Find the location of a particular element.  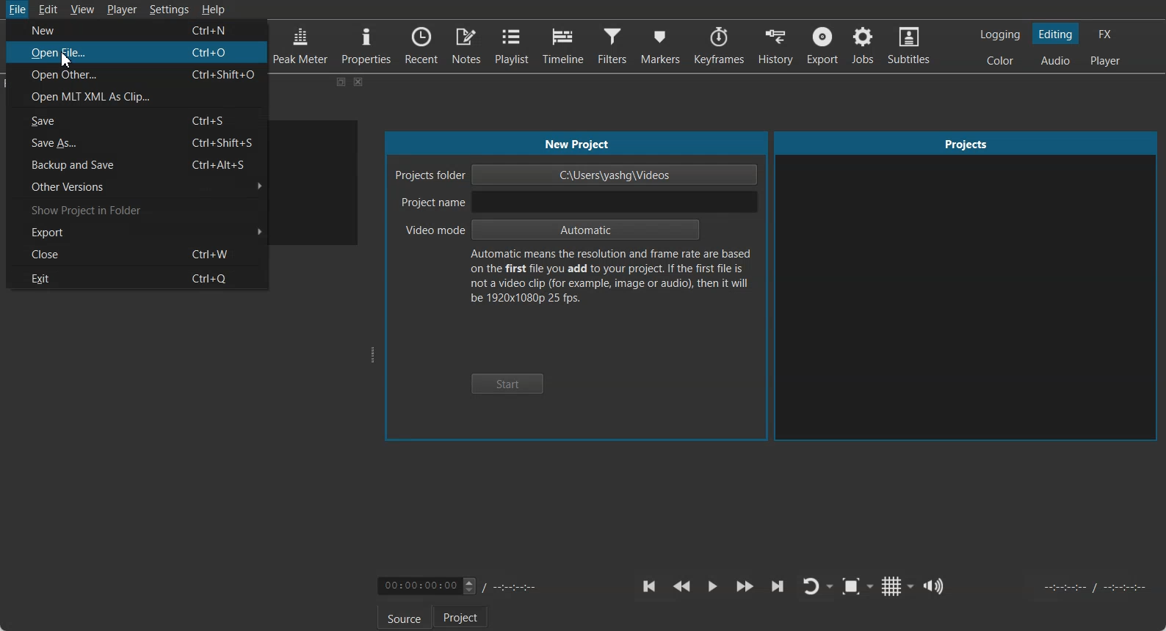

Toggle grid display on the player is located at coordinates (893, 586).